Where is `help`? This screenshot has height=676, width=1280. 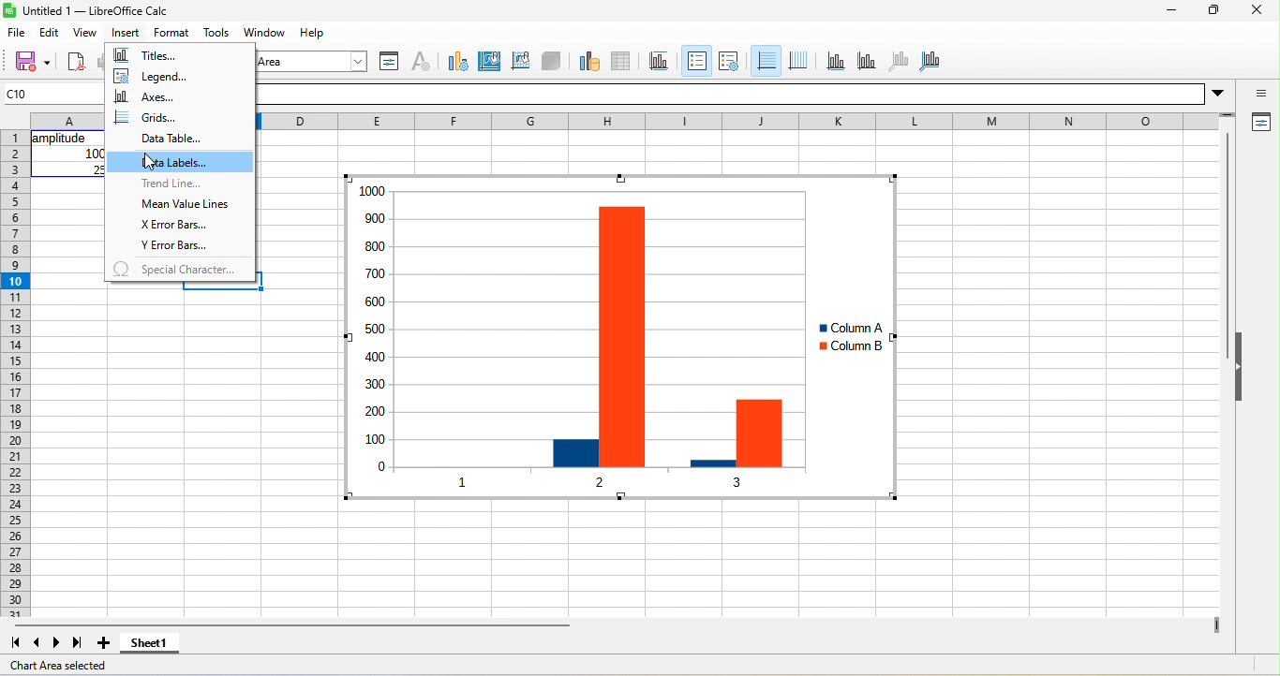 help is located at coordinates (314, 32).